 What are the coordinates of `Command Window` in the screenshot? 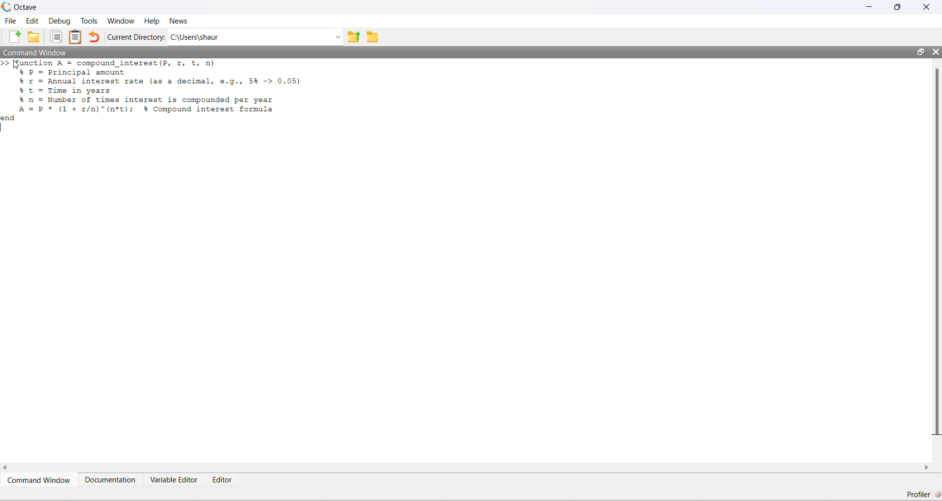 It's located at (34, 52).